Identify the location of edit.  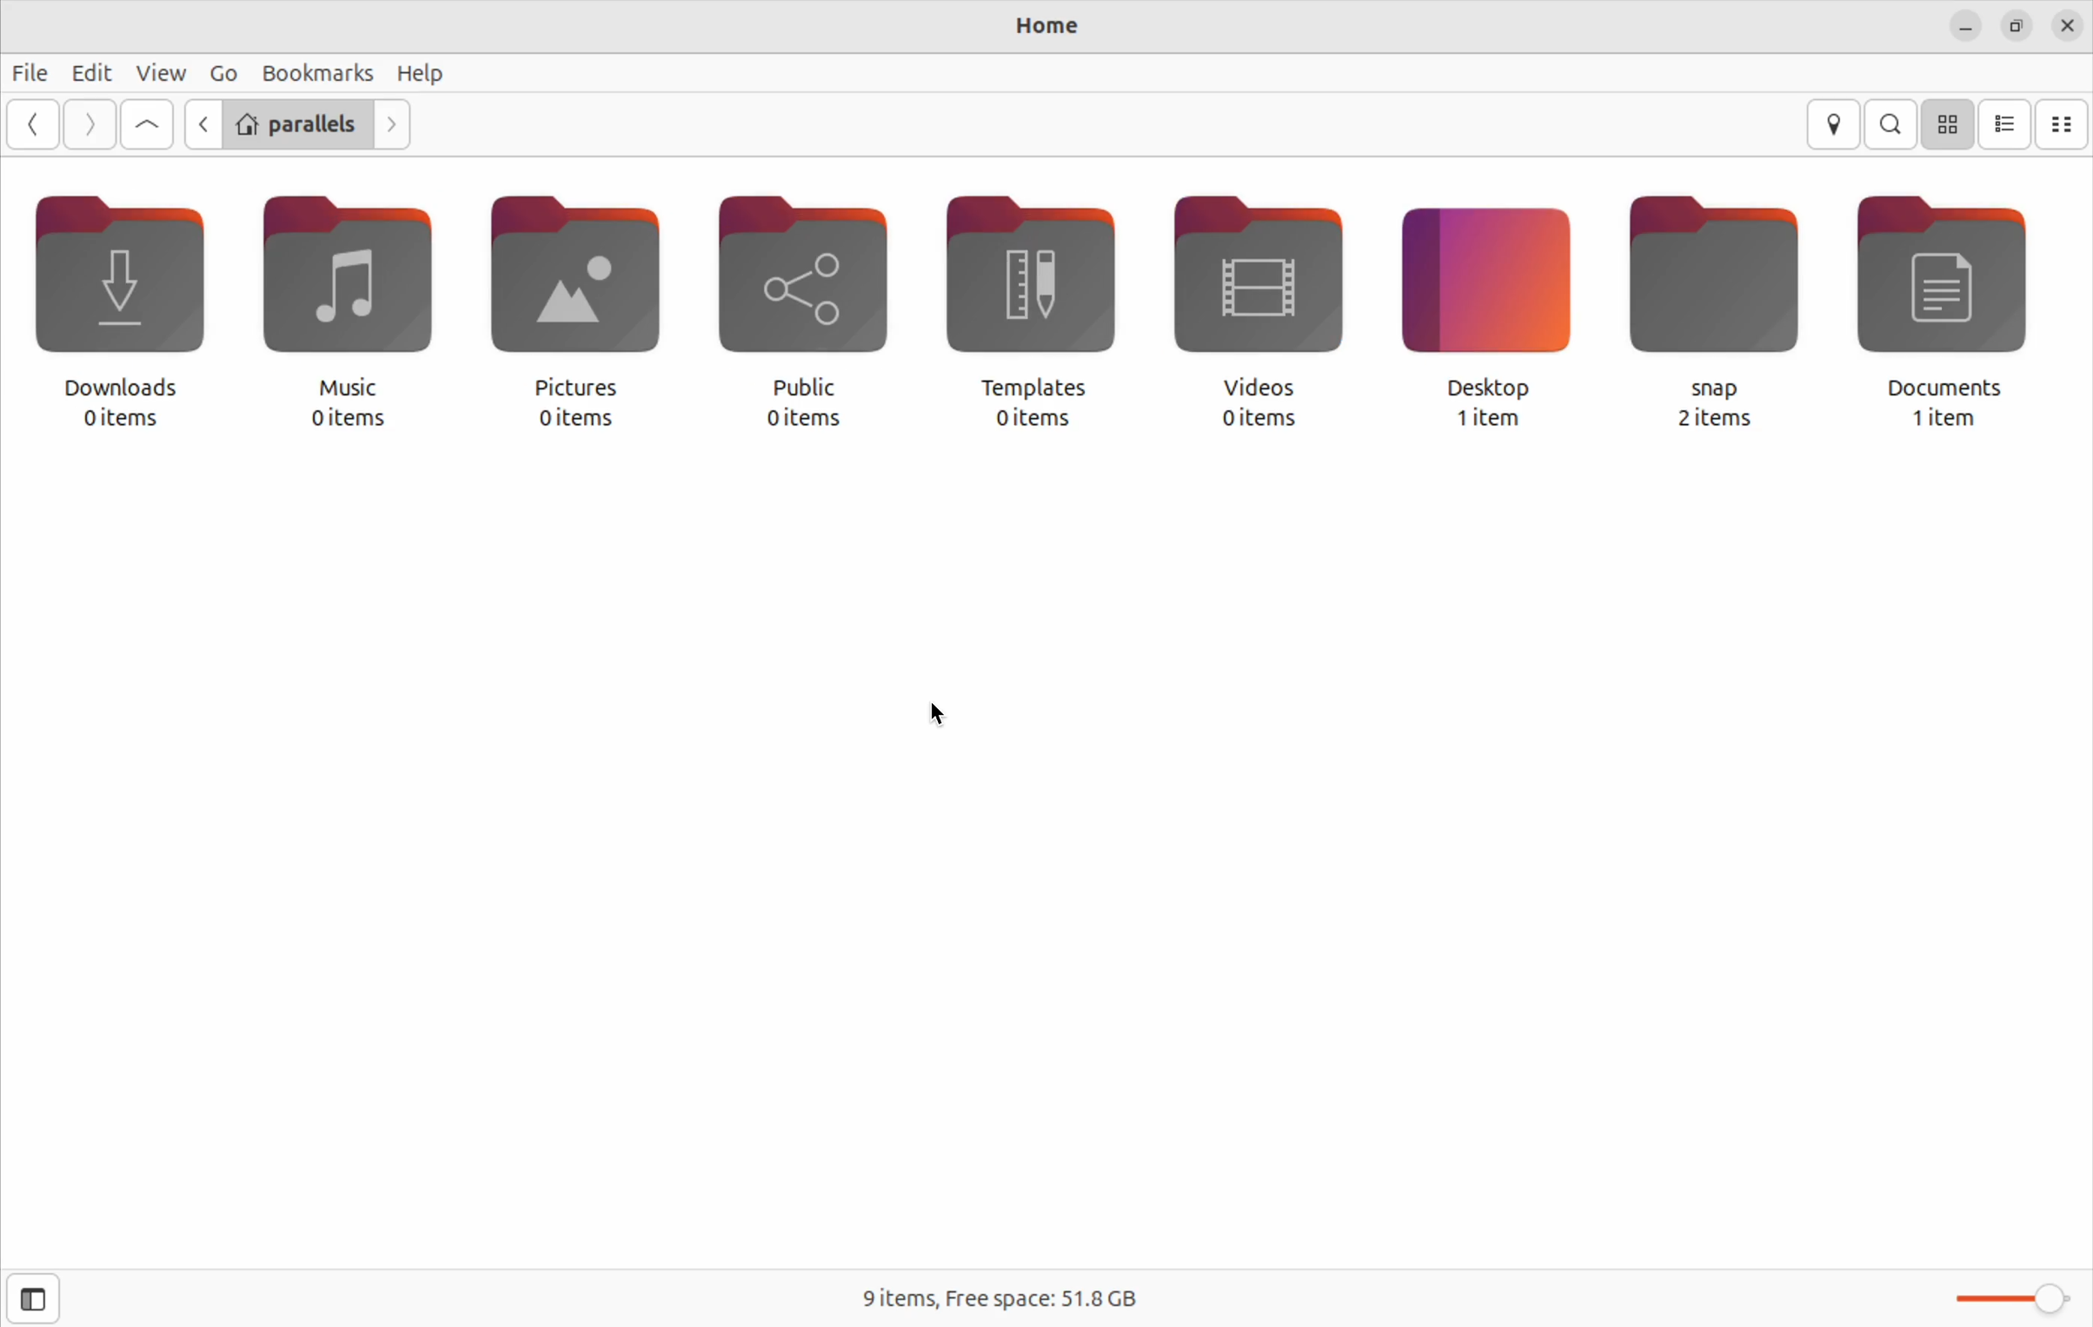
(93, 74).